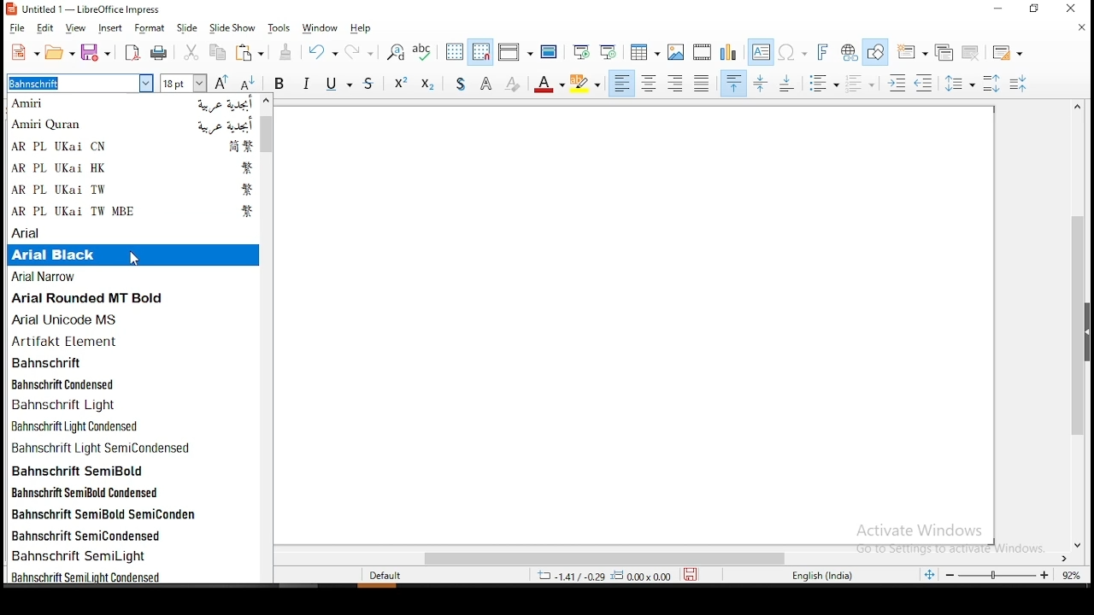 This screenshot has height=615, width=1094. Describe the element at coordinates (621, 84) in the screenshot. I see `align left` at that location.